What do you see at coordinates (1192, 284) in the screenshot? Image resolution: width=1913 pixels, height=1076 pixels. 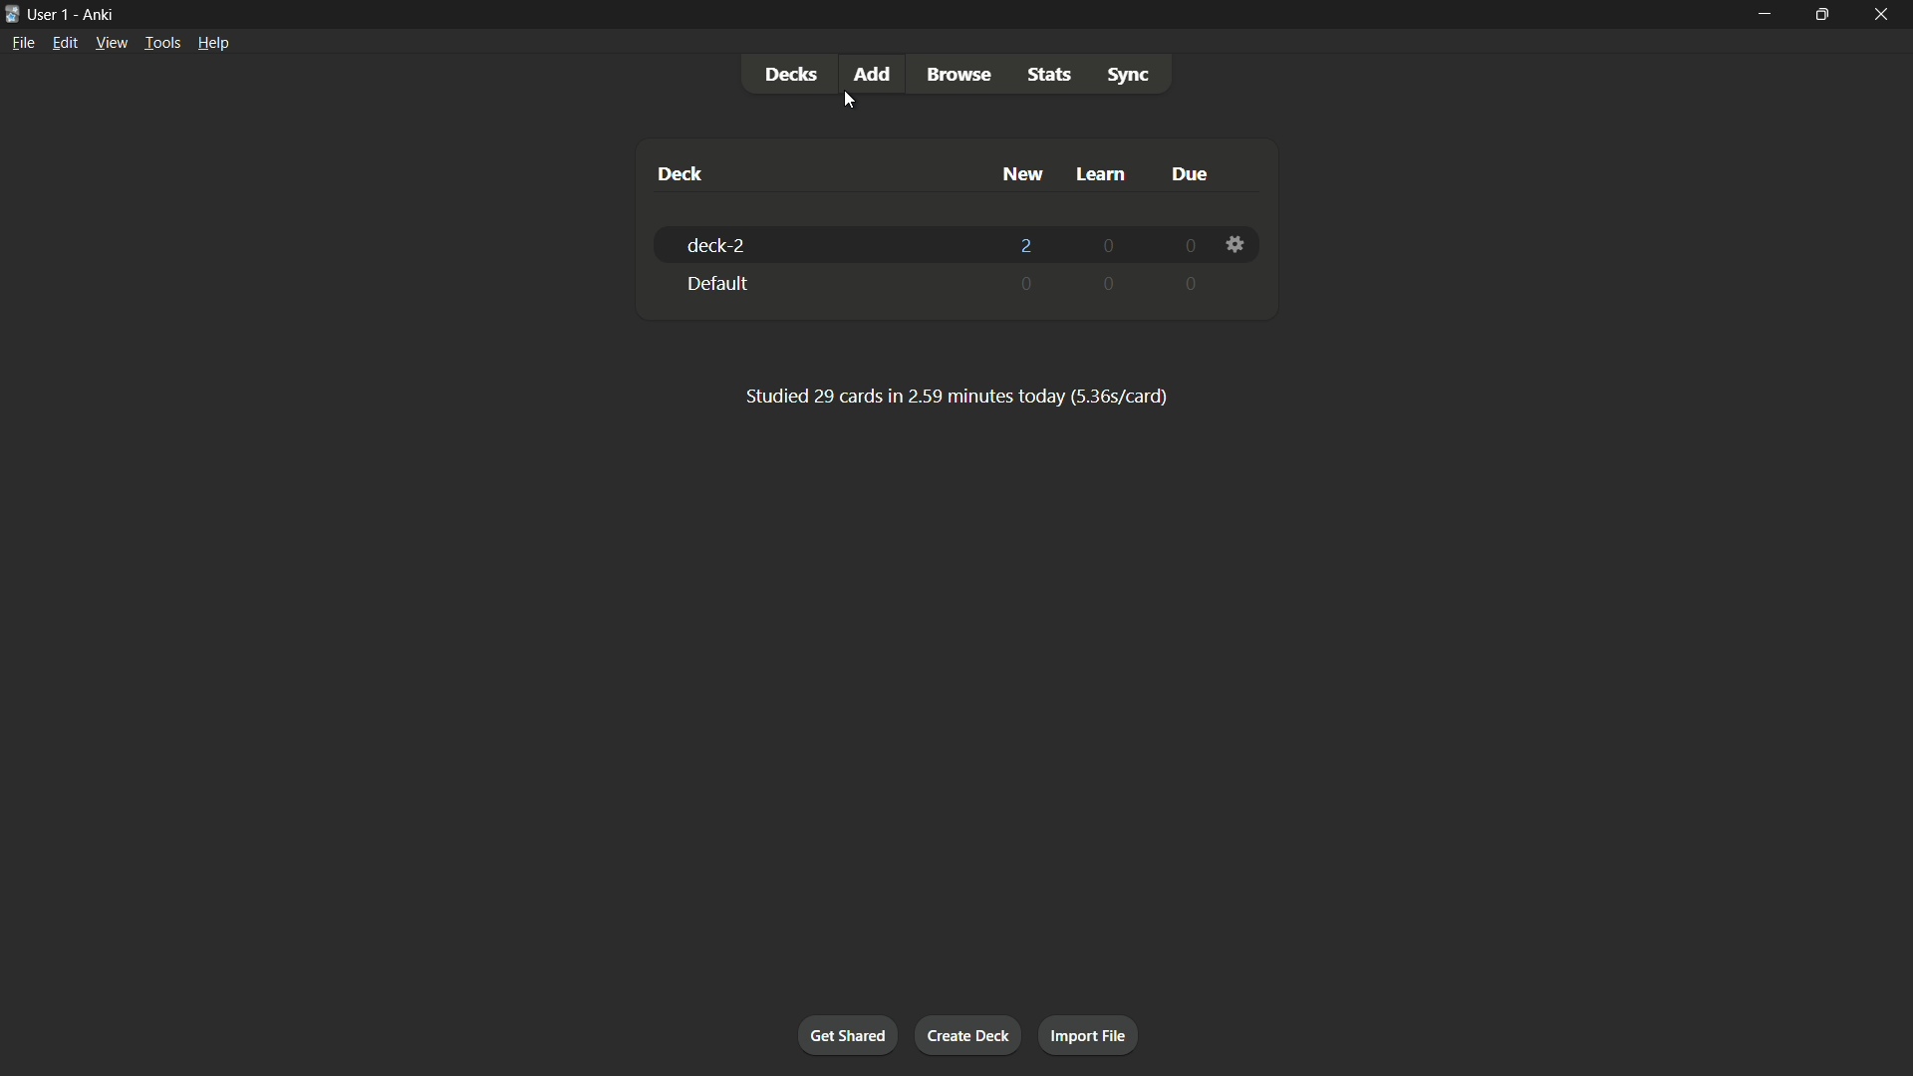 I see `0` at bounding box center [1192, 284].